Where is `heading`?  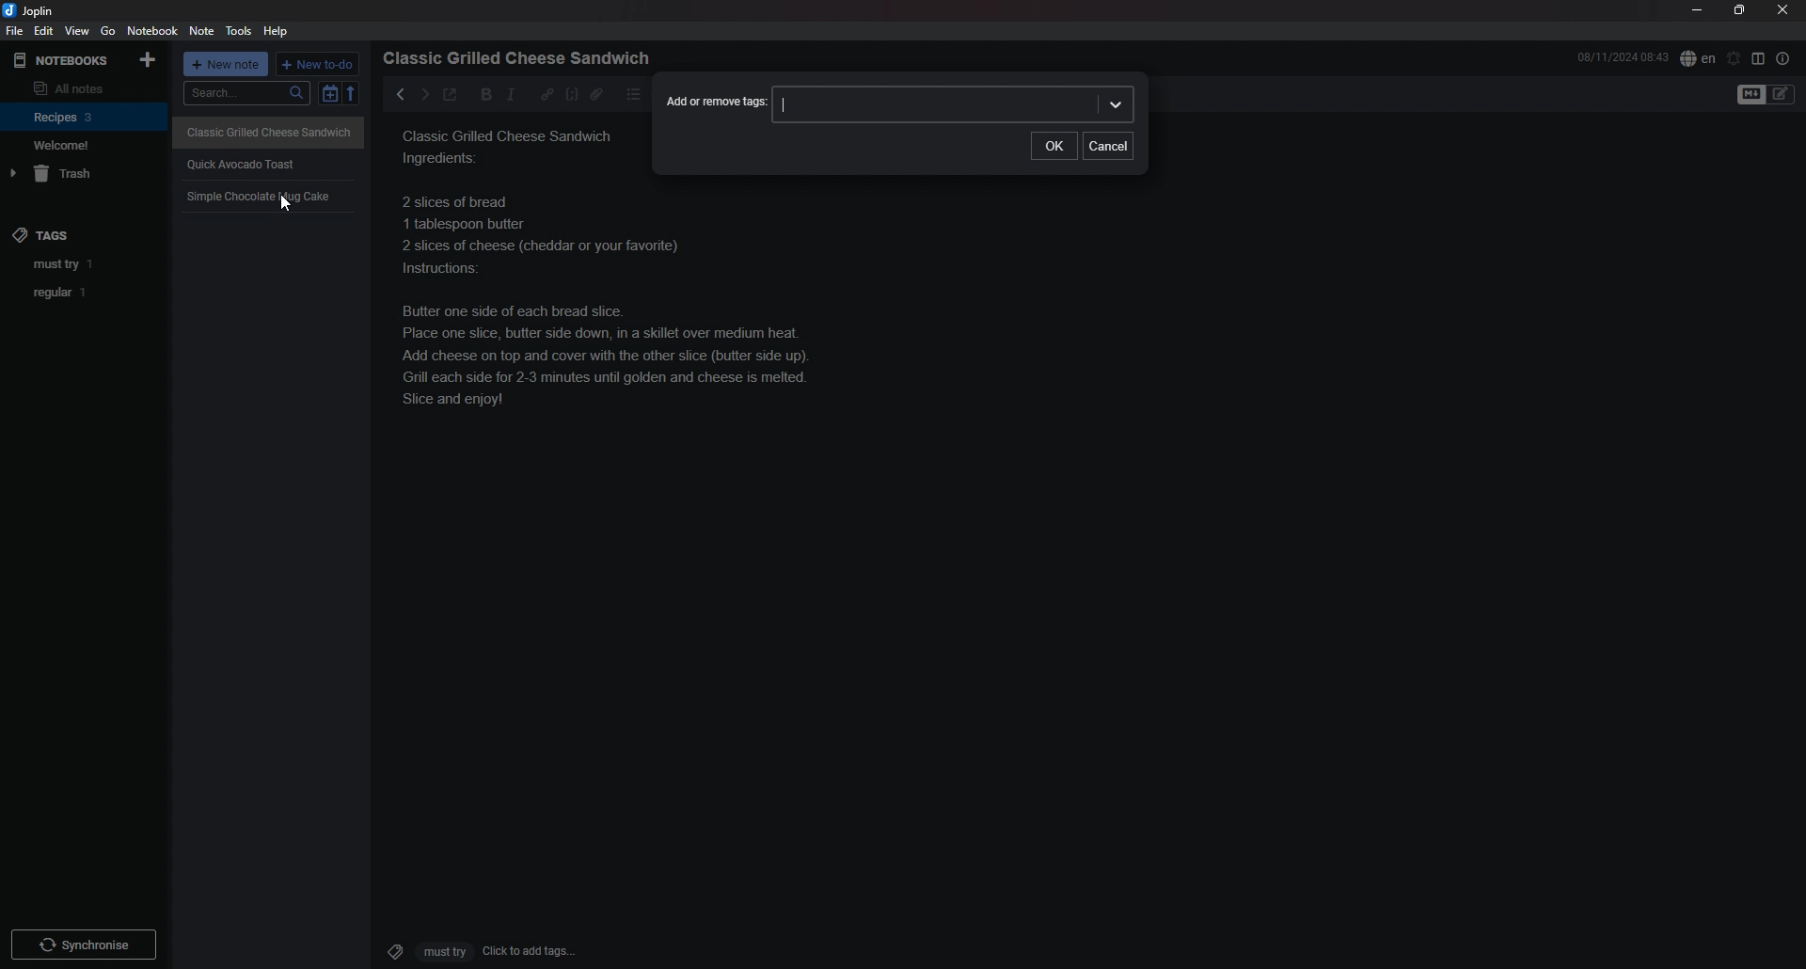 heading is located at coordinates (522, 58).